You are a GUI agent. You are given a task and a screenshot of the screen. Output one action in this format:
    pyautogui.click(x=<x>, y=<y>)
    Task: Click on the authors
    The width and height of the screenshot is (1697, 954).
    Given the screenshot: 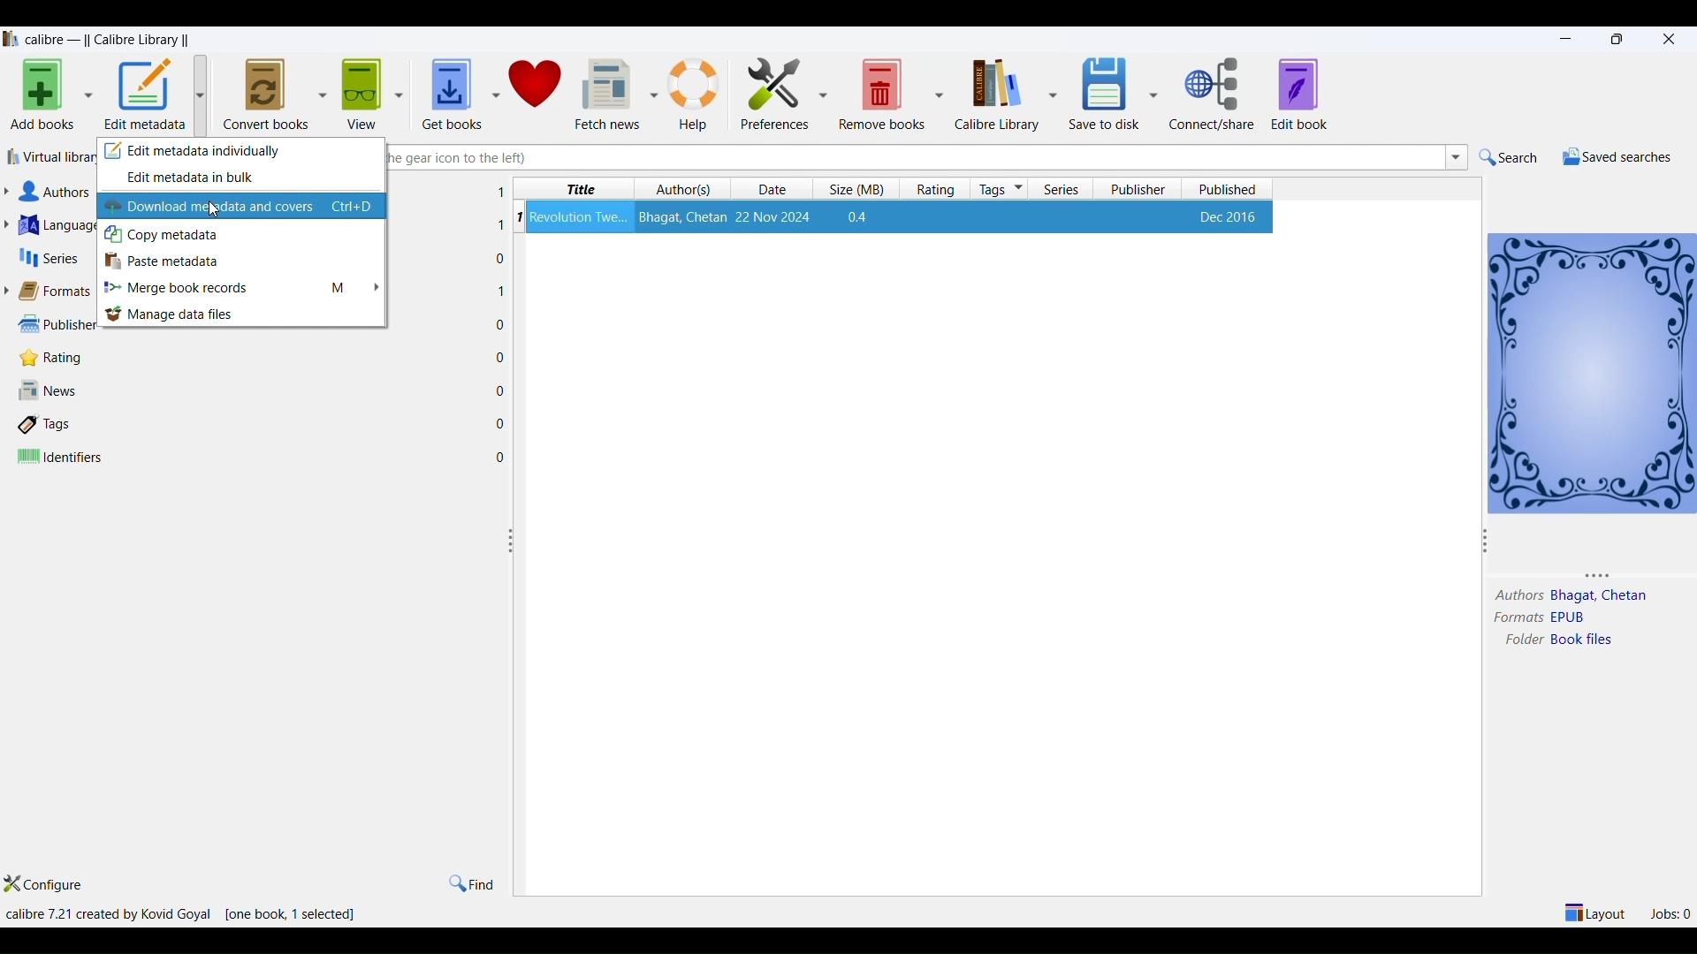 What is the action you would take?
    pyautogui.click(x=60, y=192)
    